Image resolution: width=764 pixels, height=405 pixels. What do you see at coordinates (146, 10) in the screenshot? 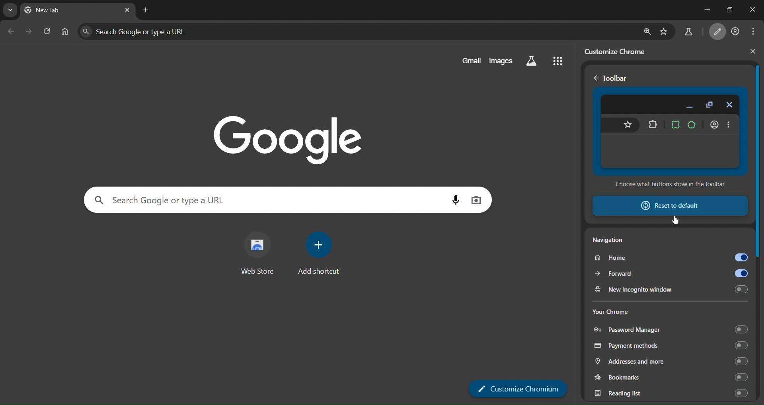
I see `new tab` at bounding box center [146, 10].